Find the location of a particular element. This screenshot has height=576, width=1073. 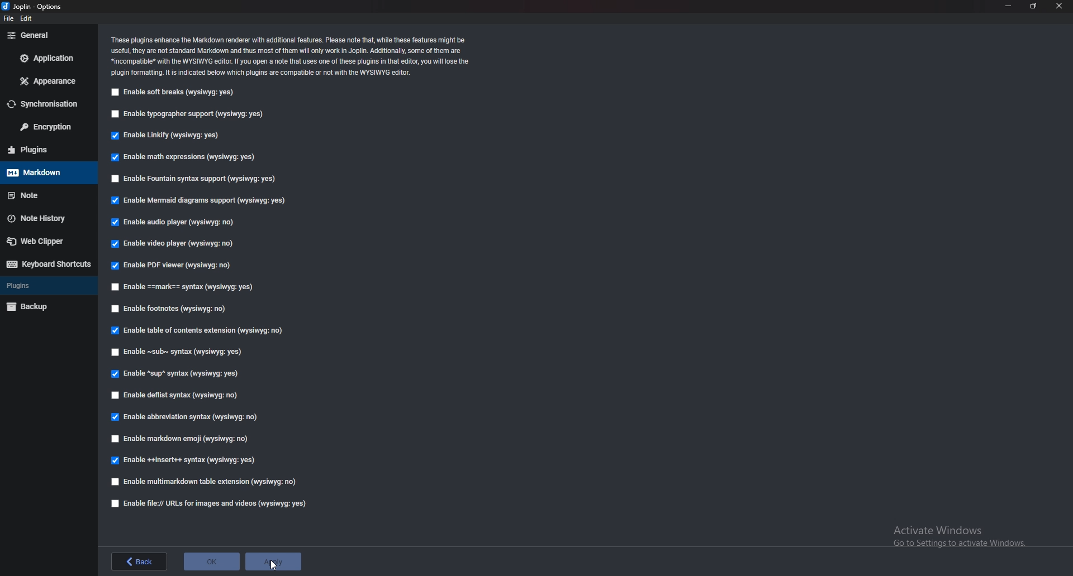

 is located at coordinates (958, 533).